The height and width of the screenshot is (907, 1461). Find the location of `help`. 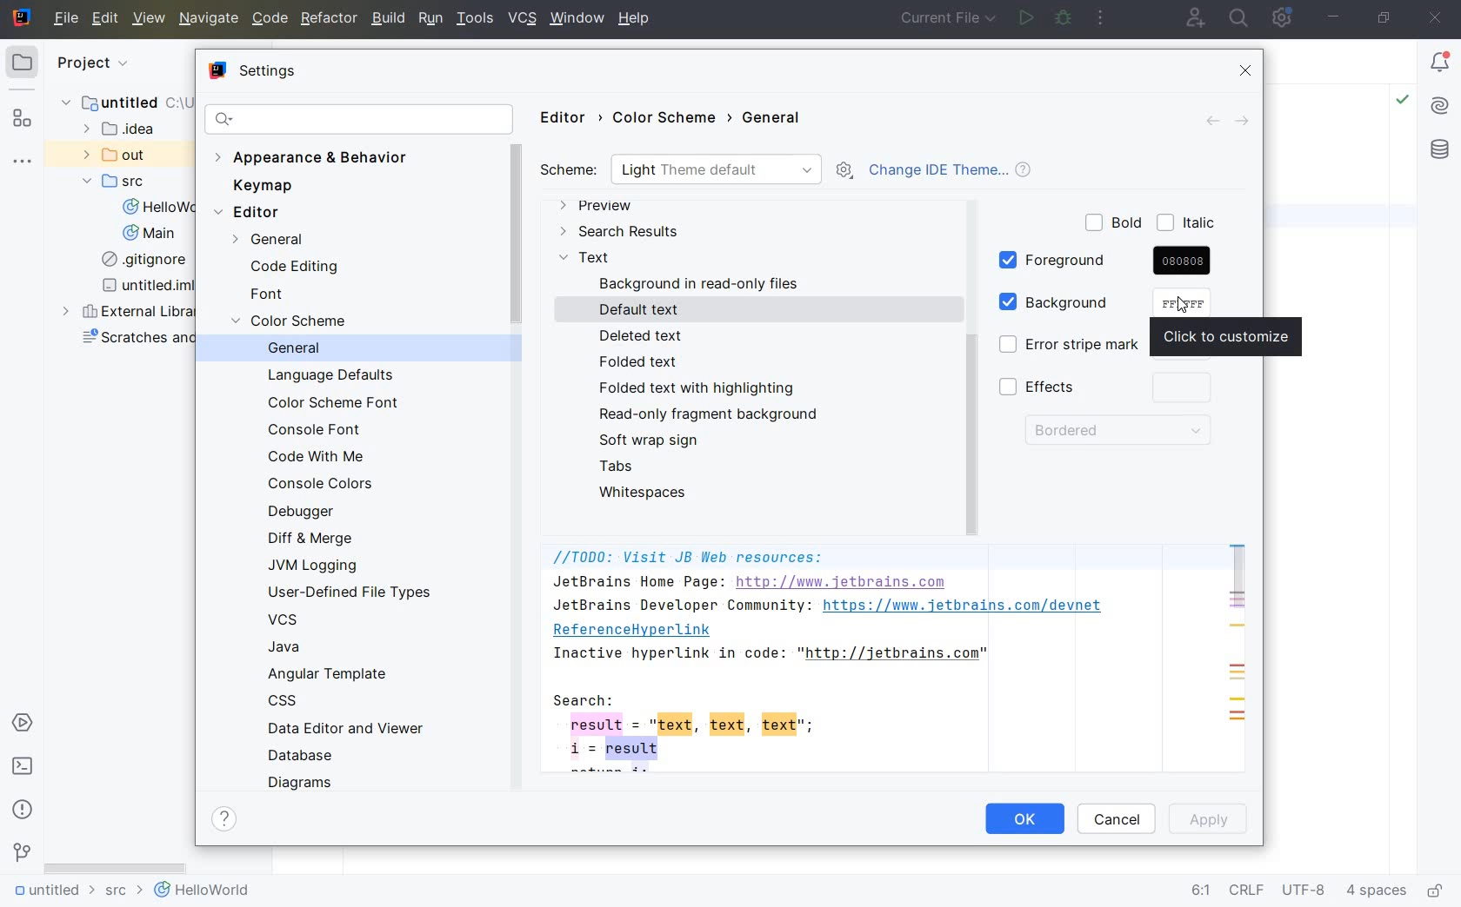

help is located at coordinates (637, 20).